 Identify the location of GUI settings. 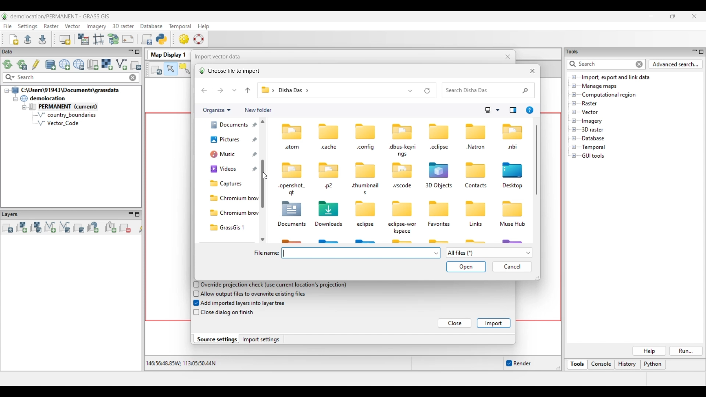
(184, 39).